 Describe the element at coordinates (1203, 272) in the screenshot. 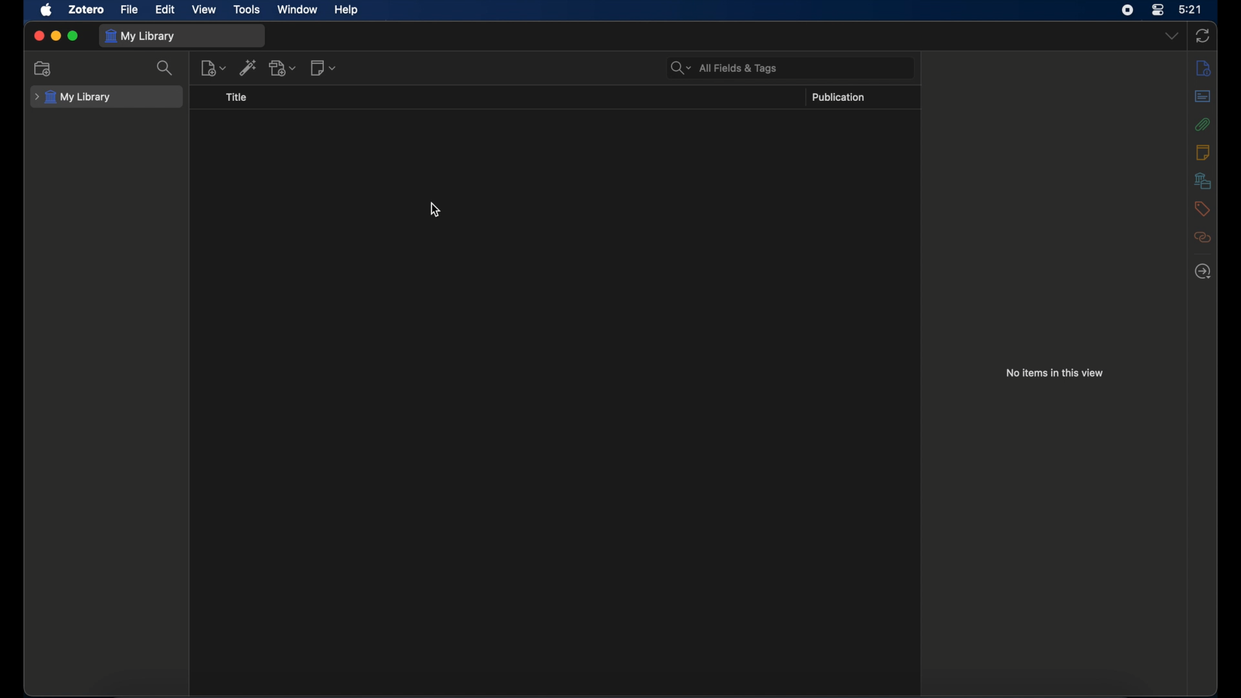

I see `locate` at that location.